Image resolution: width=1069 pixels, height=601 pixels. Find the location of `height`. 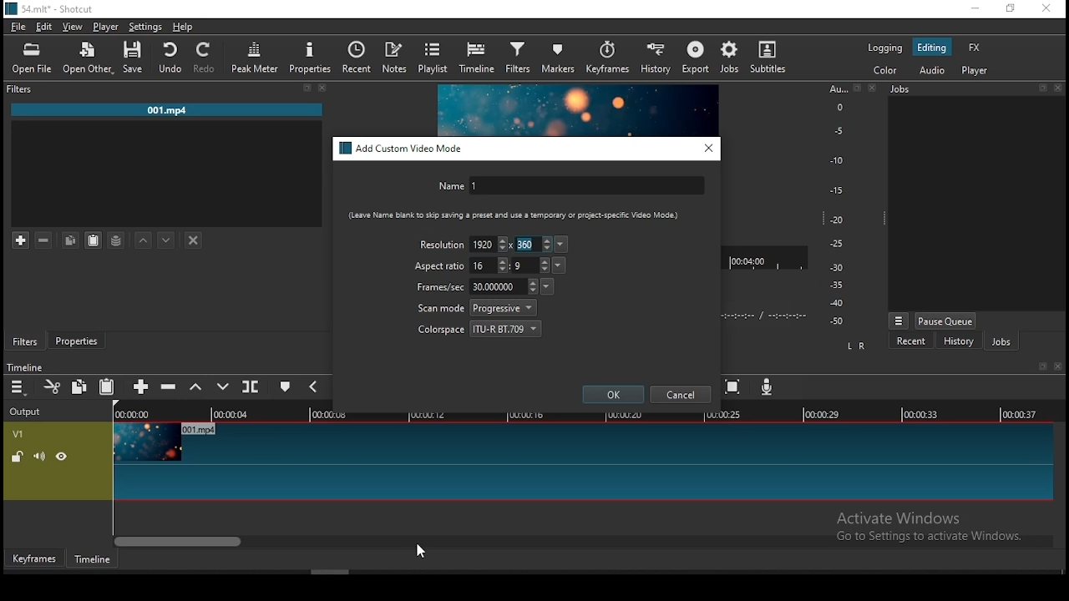

height is located at coordinates (531, 244).